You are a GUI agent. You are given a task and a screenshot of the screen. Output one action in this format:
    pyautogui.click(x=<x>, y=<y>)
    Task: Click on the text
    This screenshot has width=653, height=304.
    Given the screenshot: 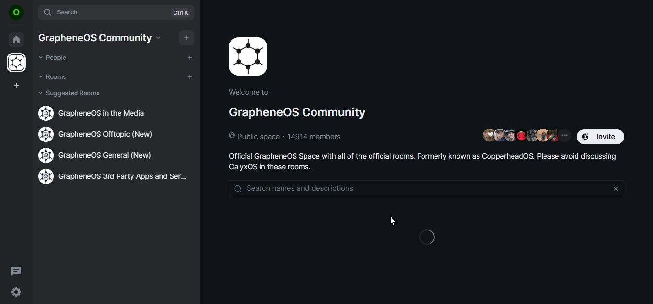 What is the action you would take?
    pyautogui.click(x=100, y=38)
    